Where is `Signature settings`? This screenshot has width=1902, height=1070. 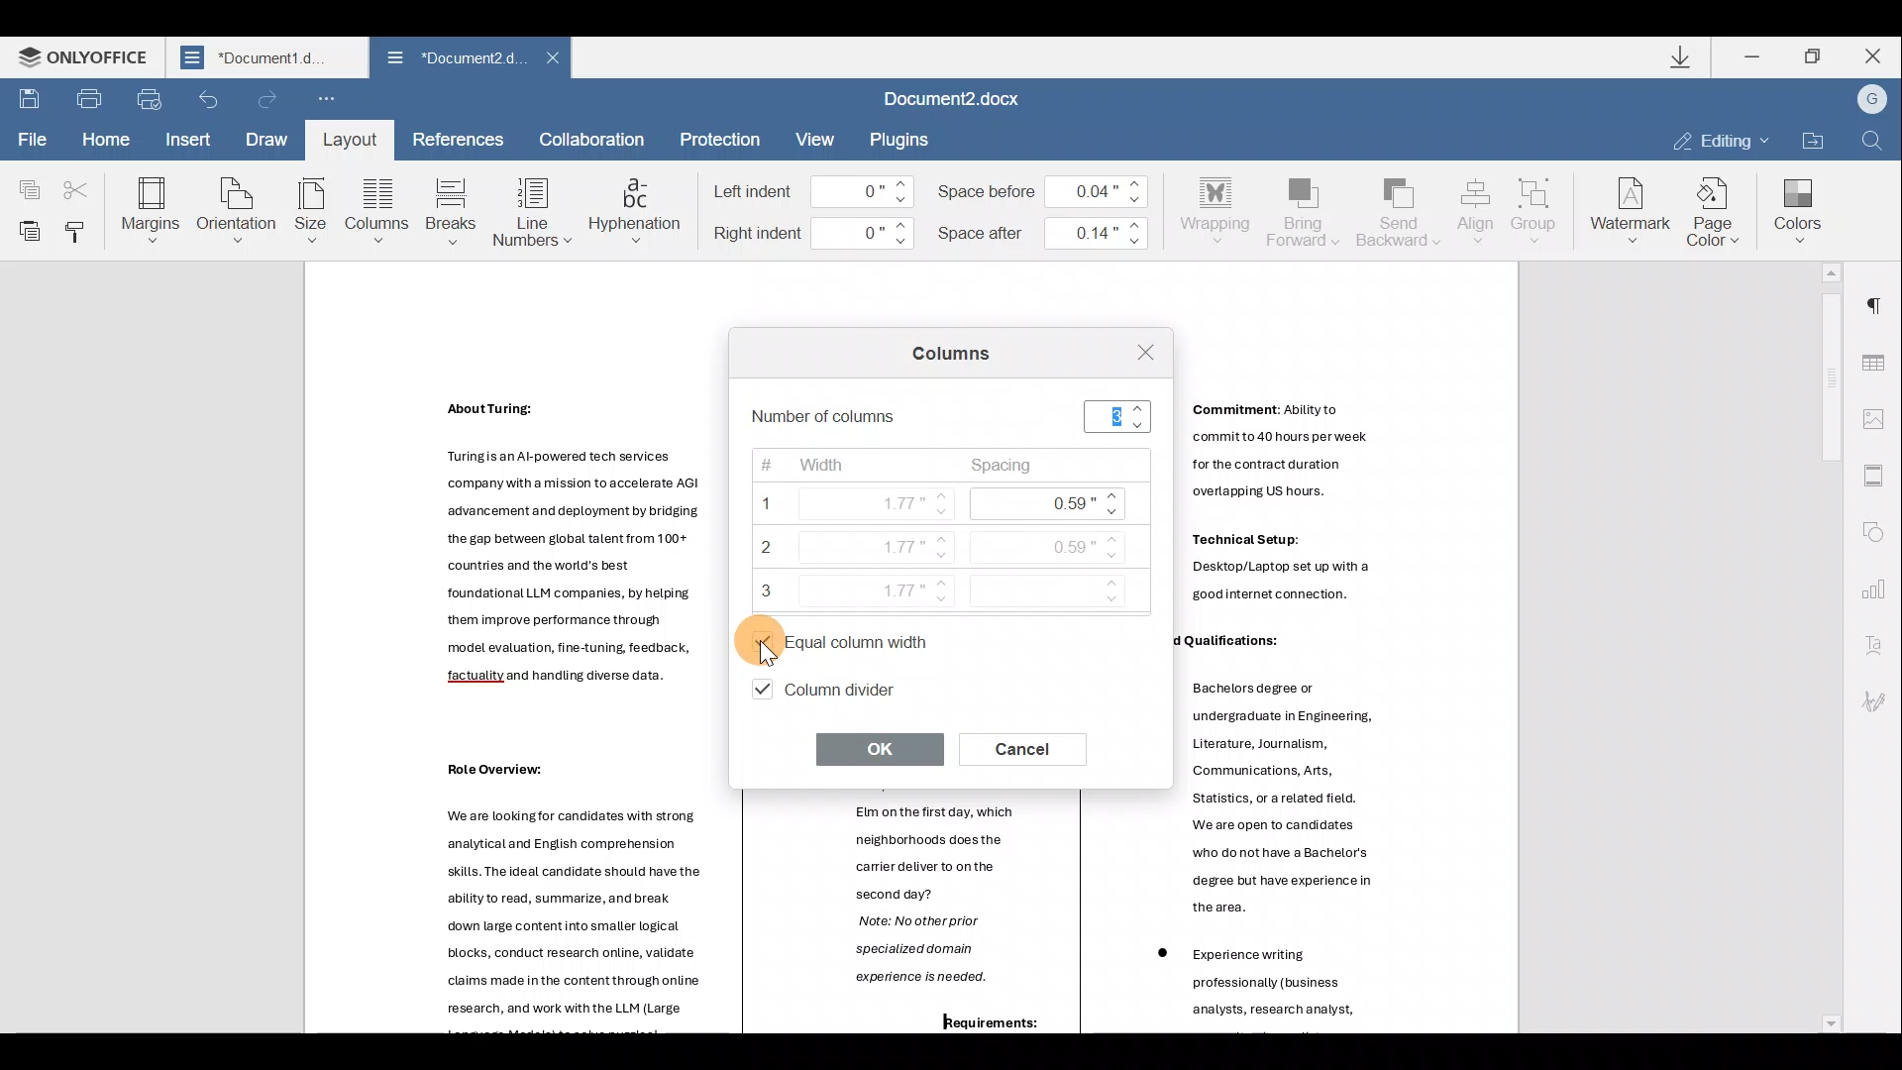
Signature settings is located at coordinates (1882, 700).